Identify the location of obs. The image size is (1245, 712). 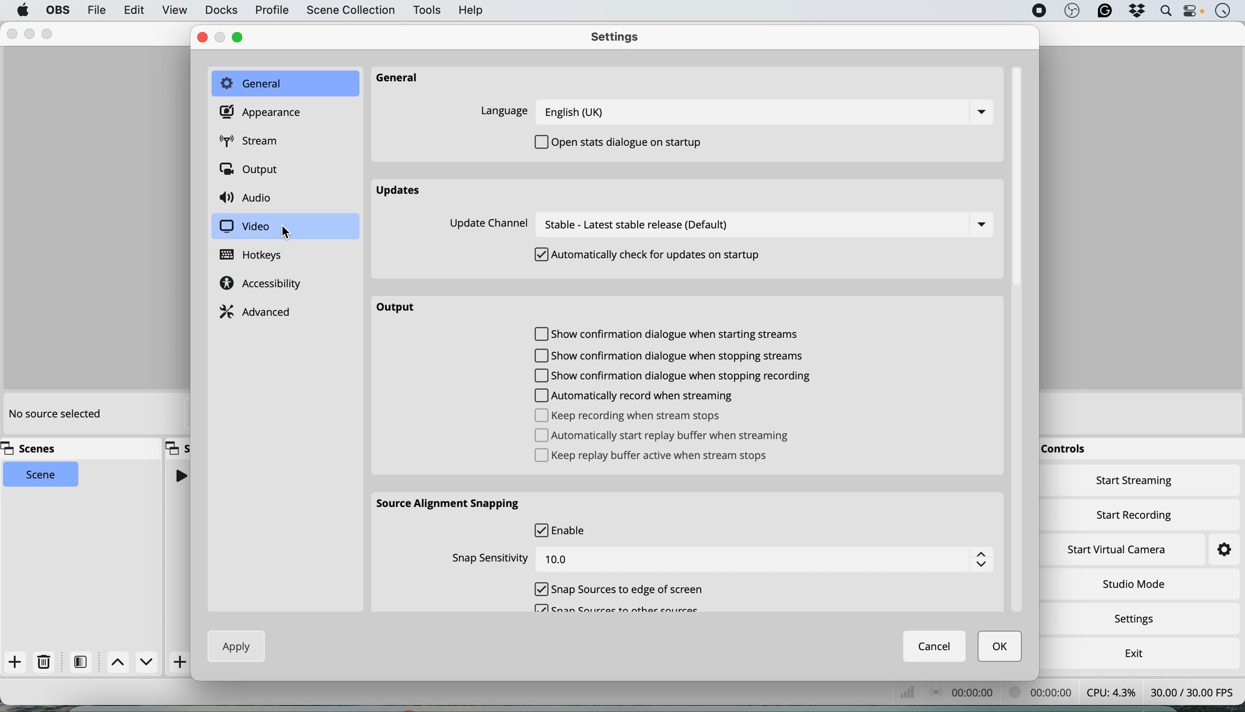
(1070, 11).